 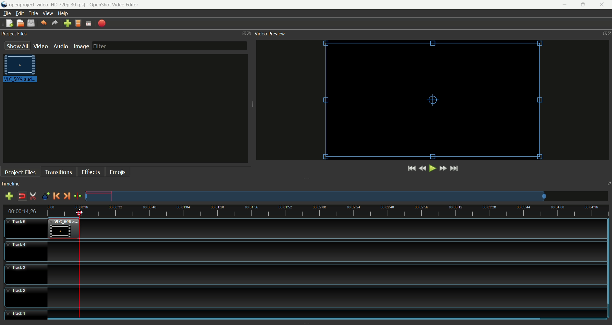 I want to click on disable snapping, so click(x=22, y=196).